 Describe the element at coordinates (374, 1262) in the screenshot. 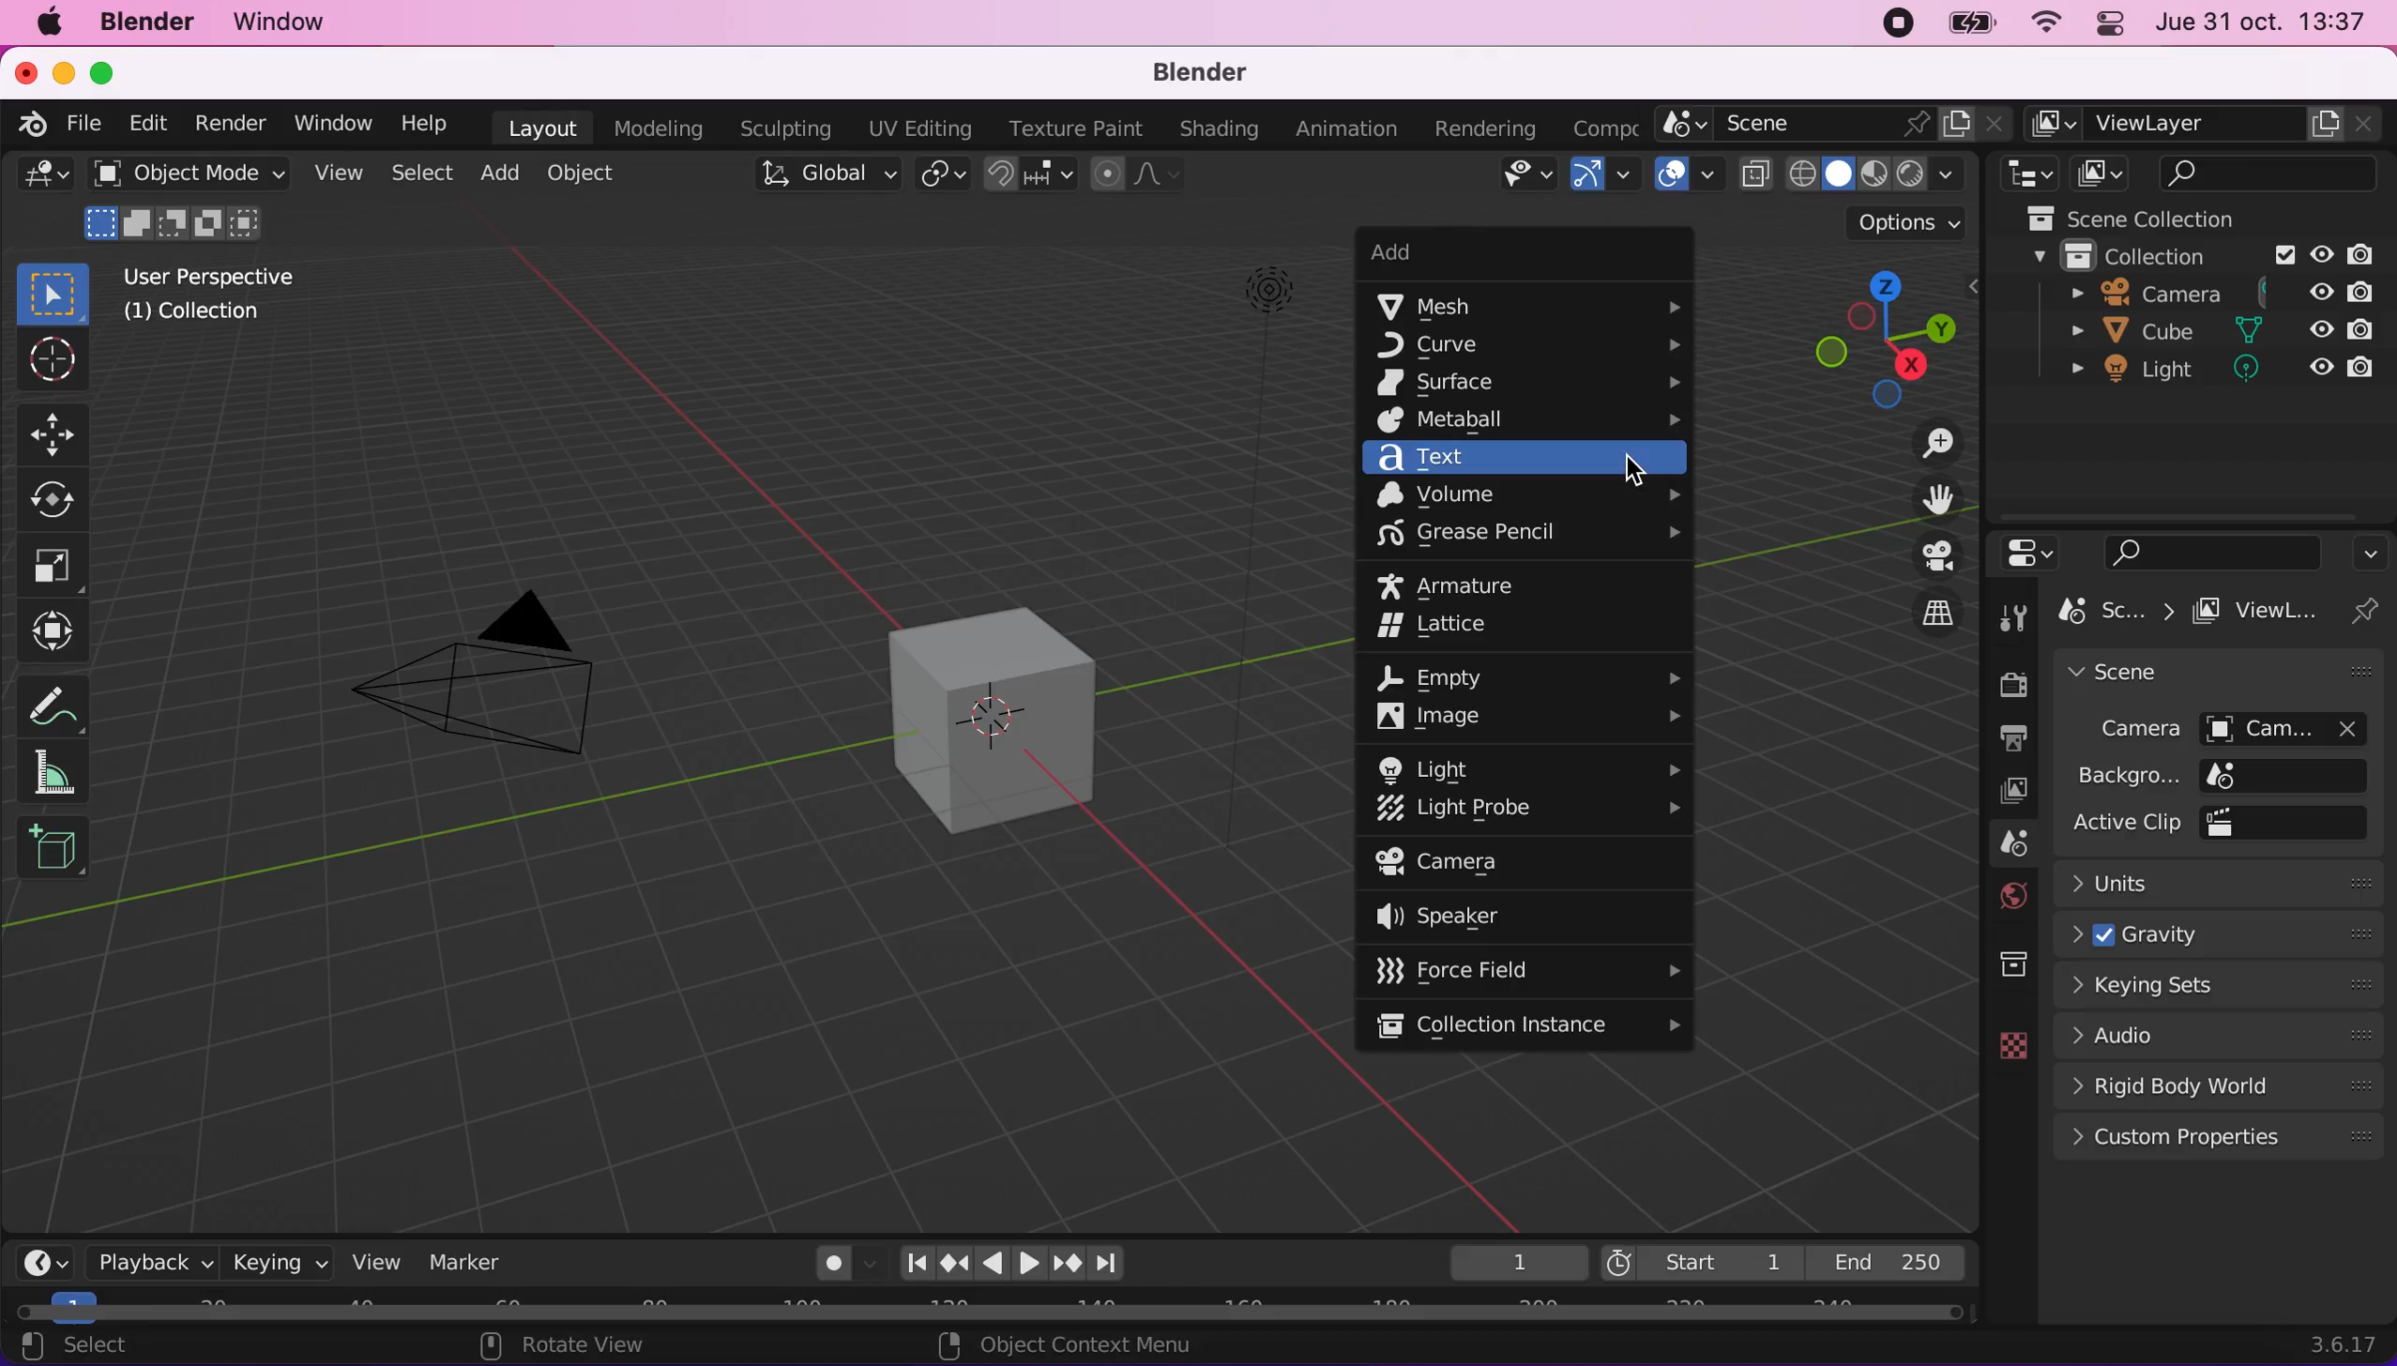

I see `view` at that location.